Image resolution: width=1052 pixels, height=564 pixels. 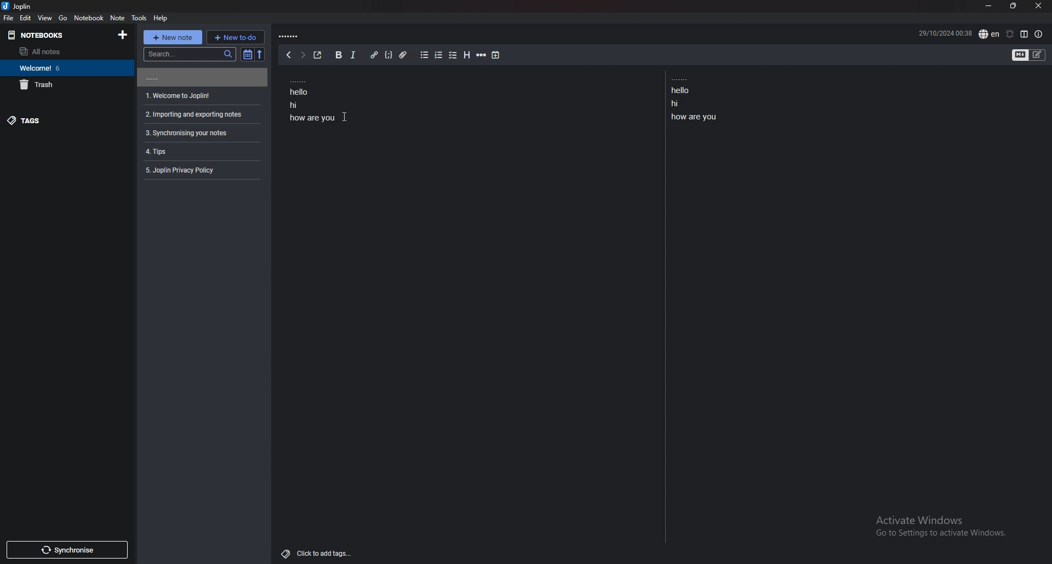 What do you see at coordinates (67, 550) in the screenshot?
I see `synchronise` at bounding box center [67, 550].